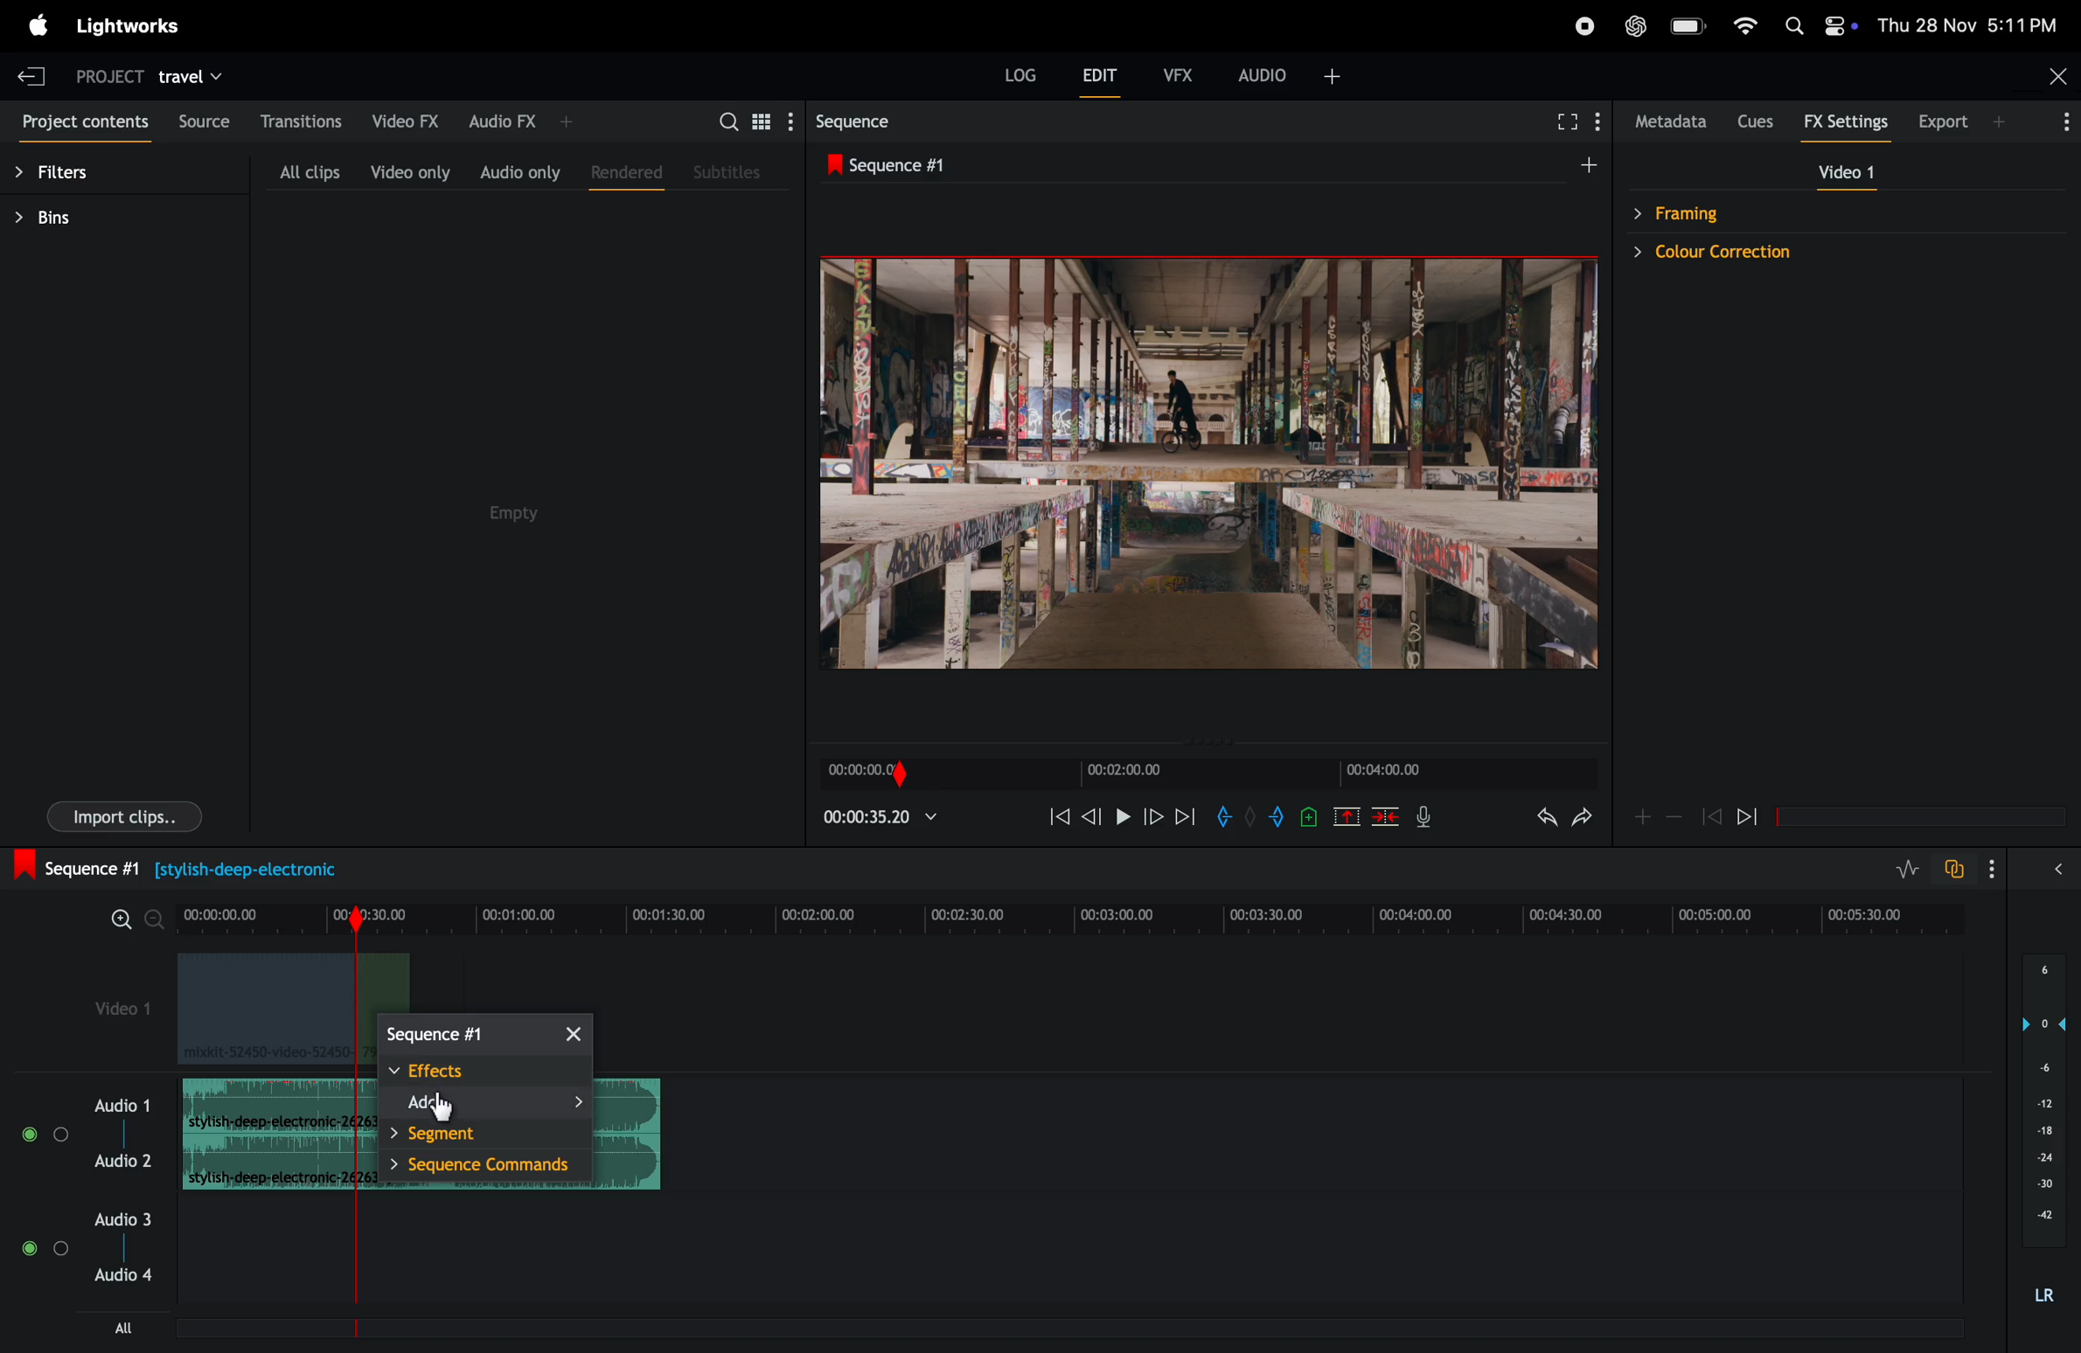  What do you see at coordinates (26, 1249) in the screenshot?
I see `Toggle` at bounding box center [26, 1249].